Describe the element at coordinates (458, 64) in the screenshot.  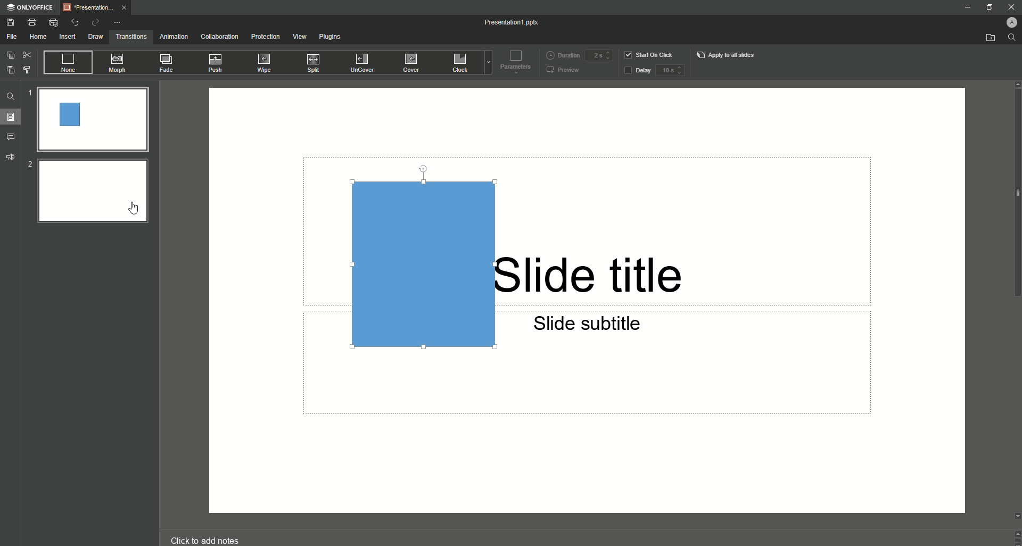
I see `Clock` at that location.